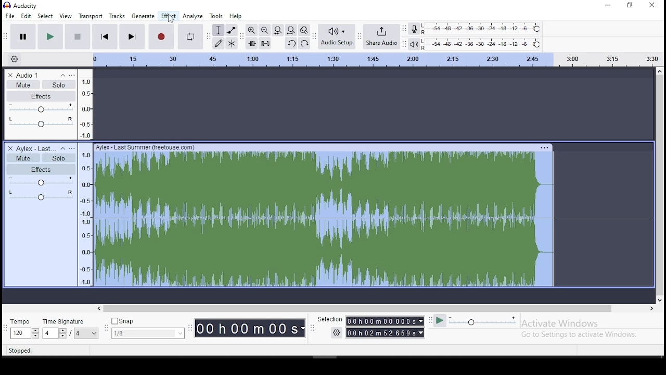 The image size is (666, 375). I want to click on audio setup, so click(337, 36).